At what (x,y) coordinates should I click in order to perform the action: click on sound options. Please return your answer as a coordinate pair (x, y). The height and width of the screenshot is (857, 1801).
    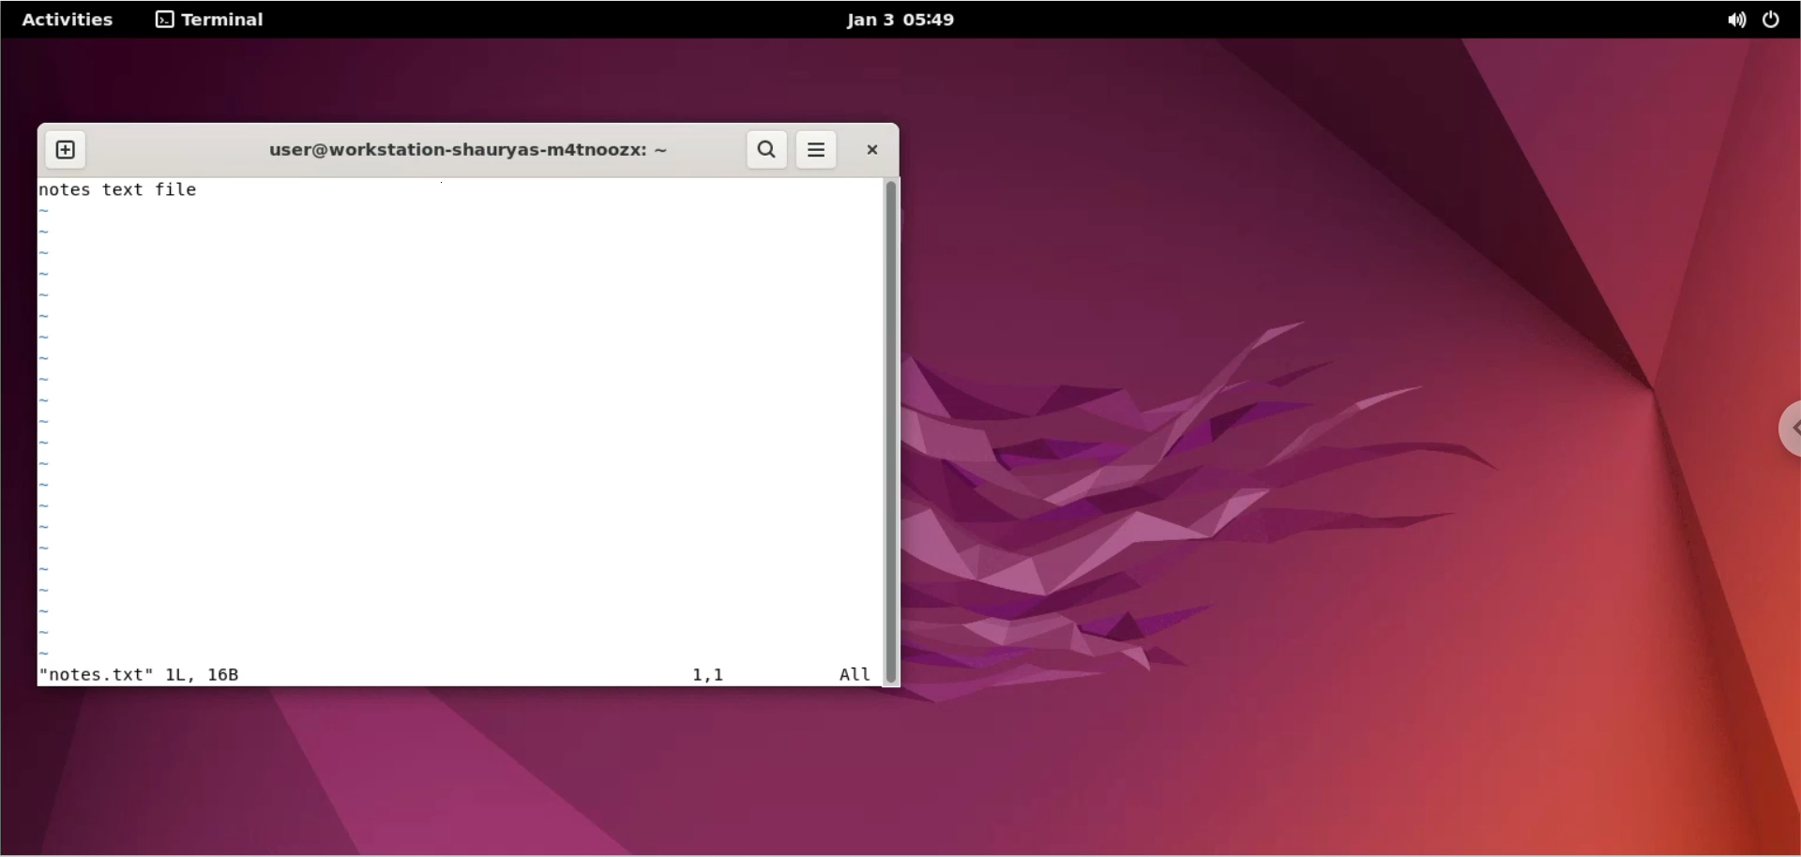
    Looking at the image, I should click on (1733, 23).